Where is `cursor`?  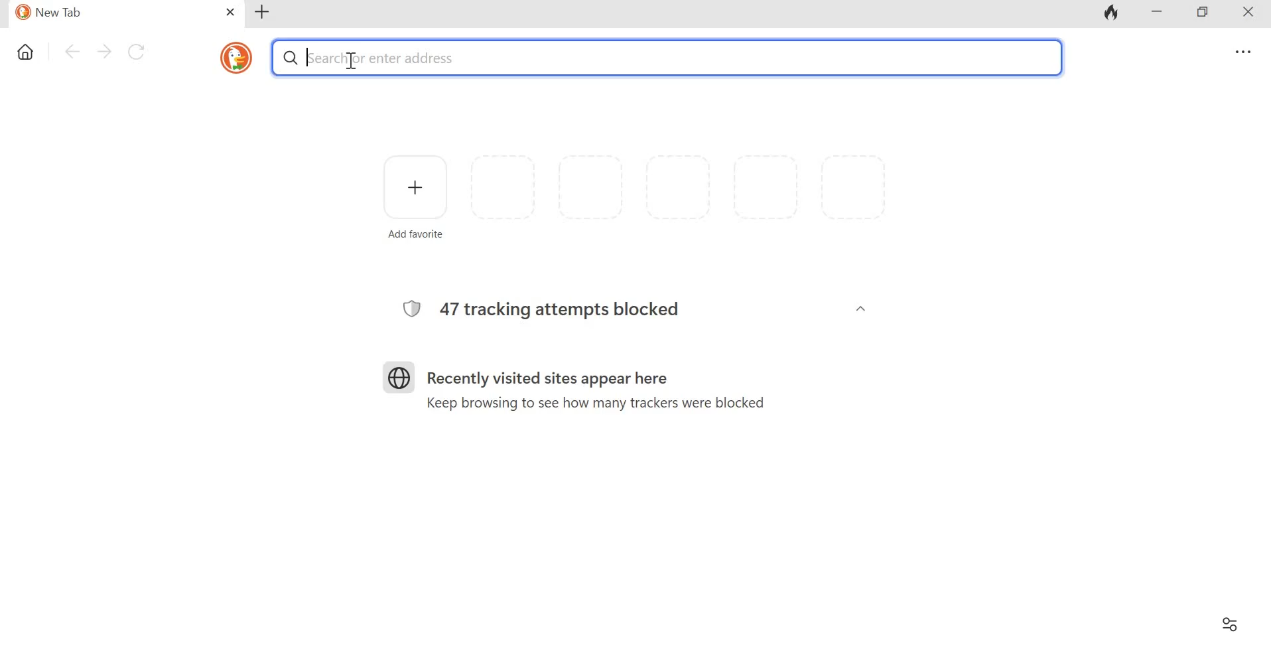
cursor is located at coordinates (348, 59).